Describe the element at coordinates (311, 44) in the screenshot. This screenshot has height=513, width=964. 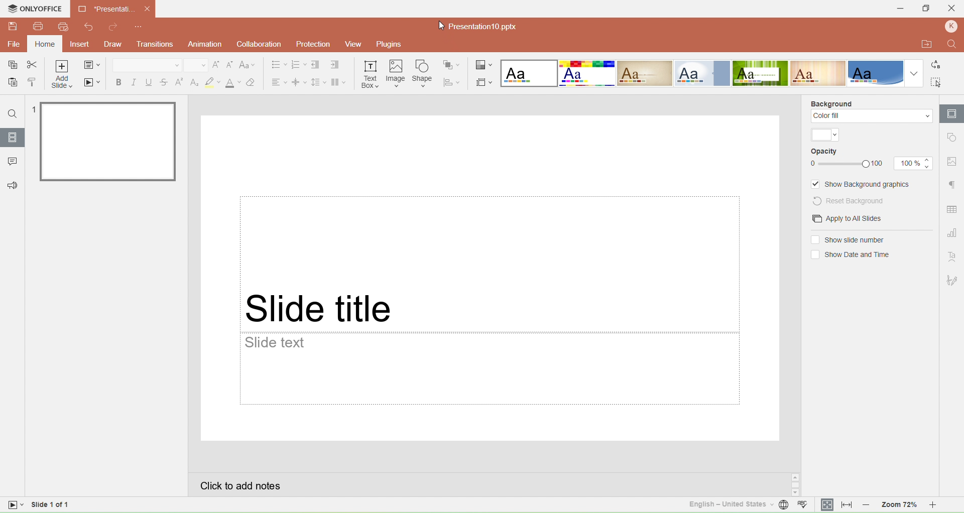
I see `Protection` at that location.